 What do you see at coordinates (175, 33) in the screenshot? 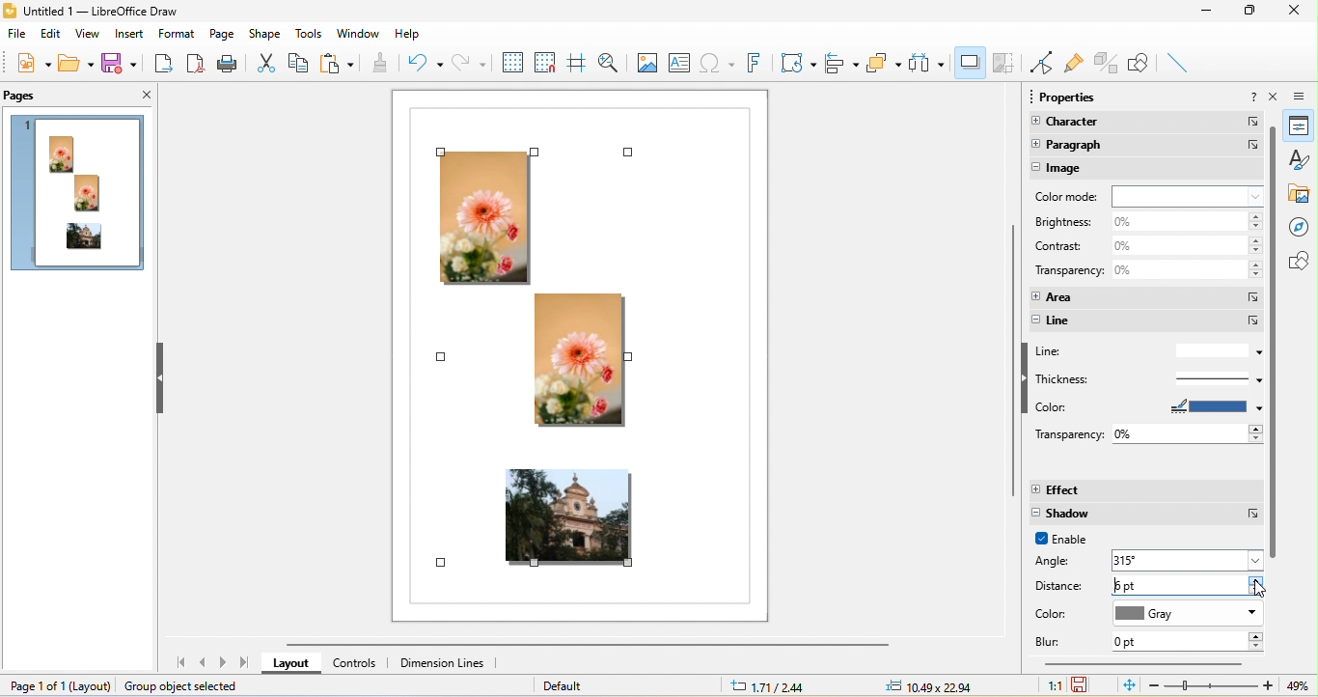
I see `format` at bounding box center [175, 33].